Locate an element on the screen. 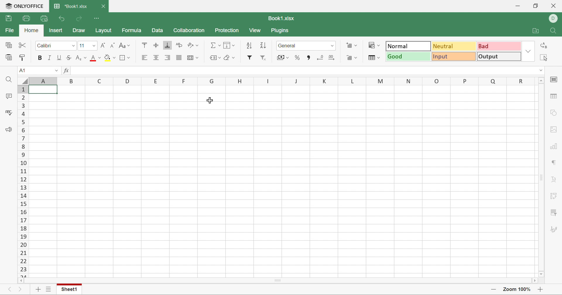  Text art settings is located at coordinates (554, 179).